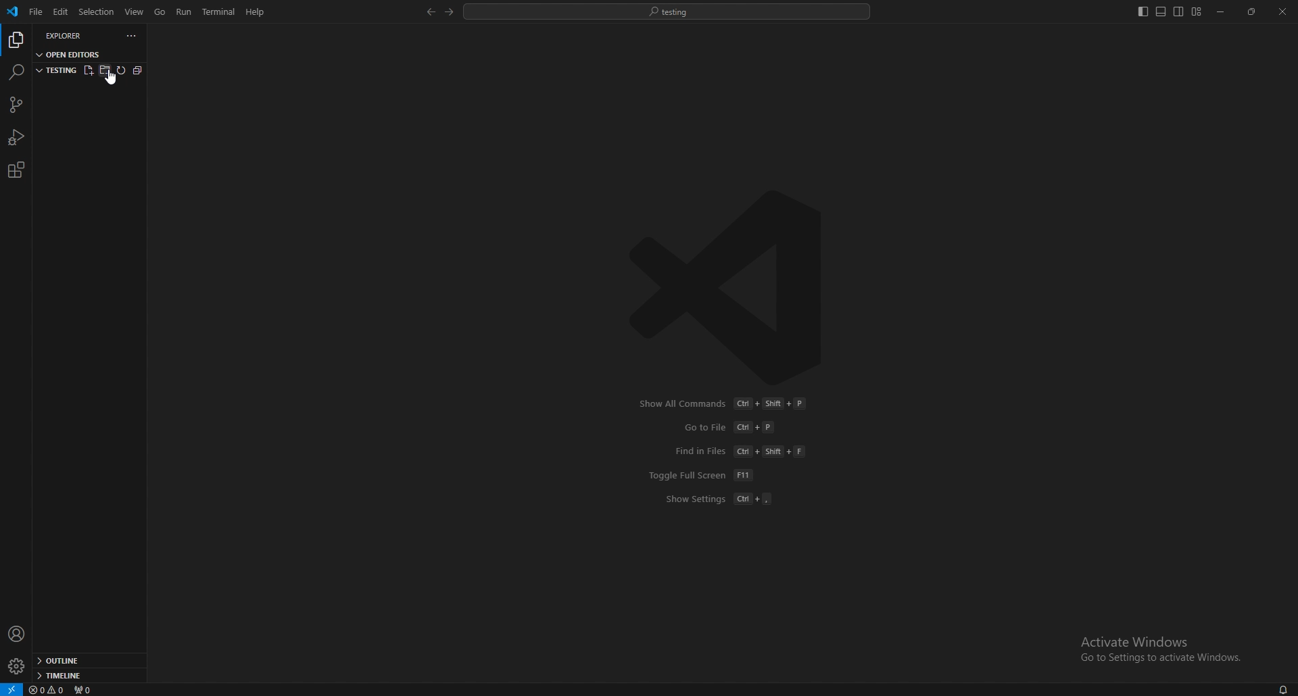 The width and height of the screenshot is (1298, 696). What do you see at coordinates (729, 451) in the screenshot?
I see `shortcuts` at bounding box center [729, 451].